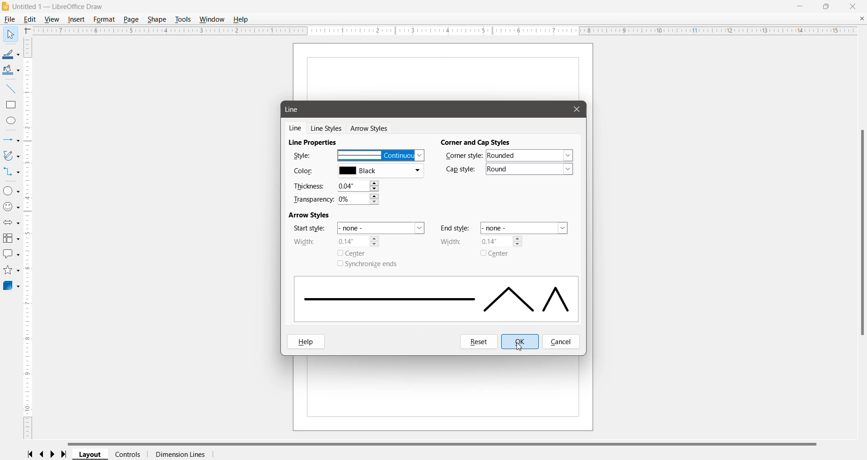 The width and height of the screenshot is (867, 460). I want to click on Block Arrows, so click(12, 223).